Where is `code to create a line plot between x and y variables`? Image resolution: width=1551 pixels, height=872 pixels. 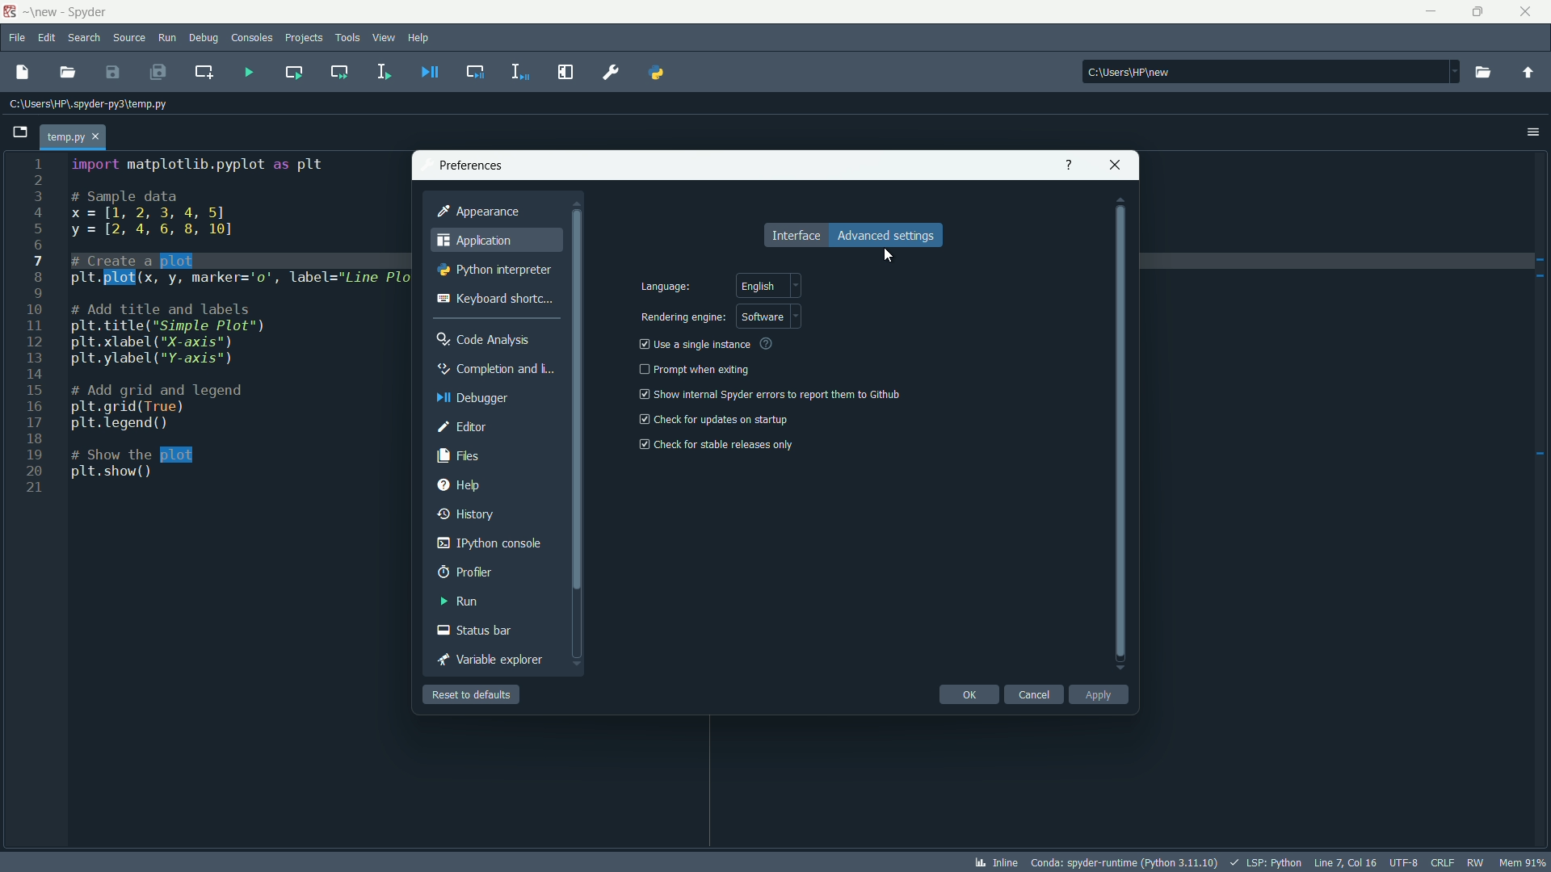 code to create a line plot between x and y variables is located at coordinates (231, 319).